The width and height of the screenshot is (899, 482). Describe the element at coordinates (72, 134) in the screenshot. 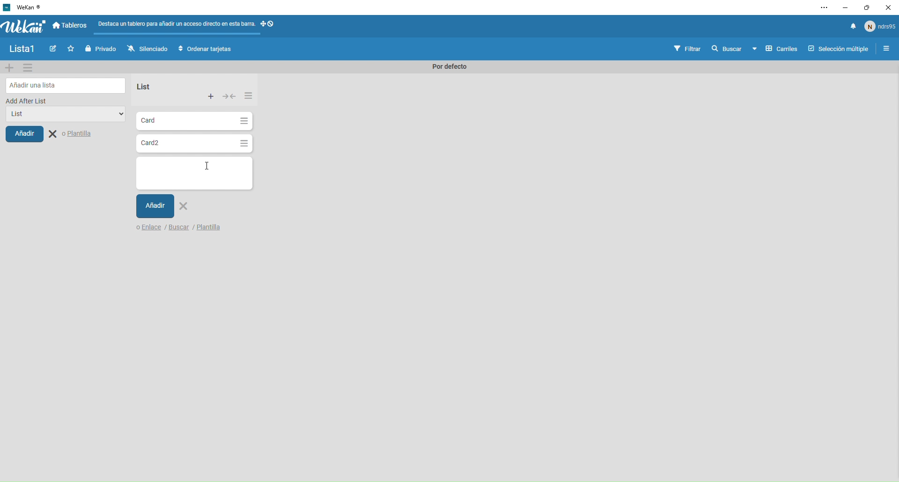

I see `Close` at that location.